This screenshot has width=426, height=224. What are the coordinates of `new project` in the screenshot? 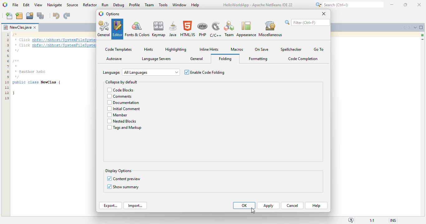 It's located at (19, 16).